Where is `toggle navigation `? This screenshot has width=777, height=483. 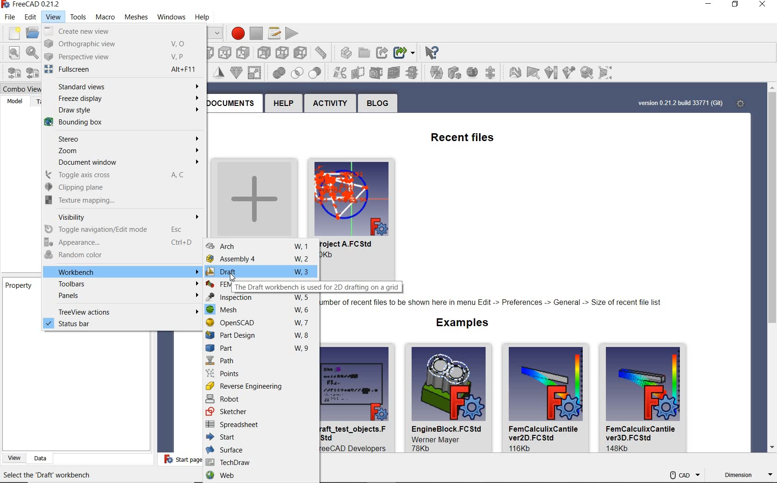
toggle navigation  is located at coordinates (123, 229).